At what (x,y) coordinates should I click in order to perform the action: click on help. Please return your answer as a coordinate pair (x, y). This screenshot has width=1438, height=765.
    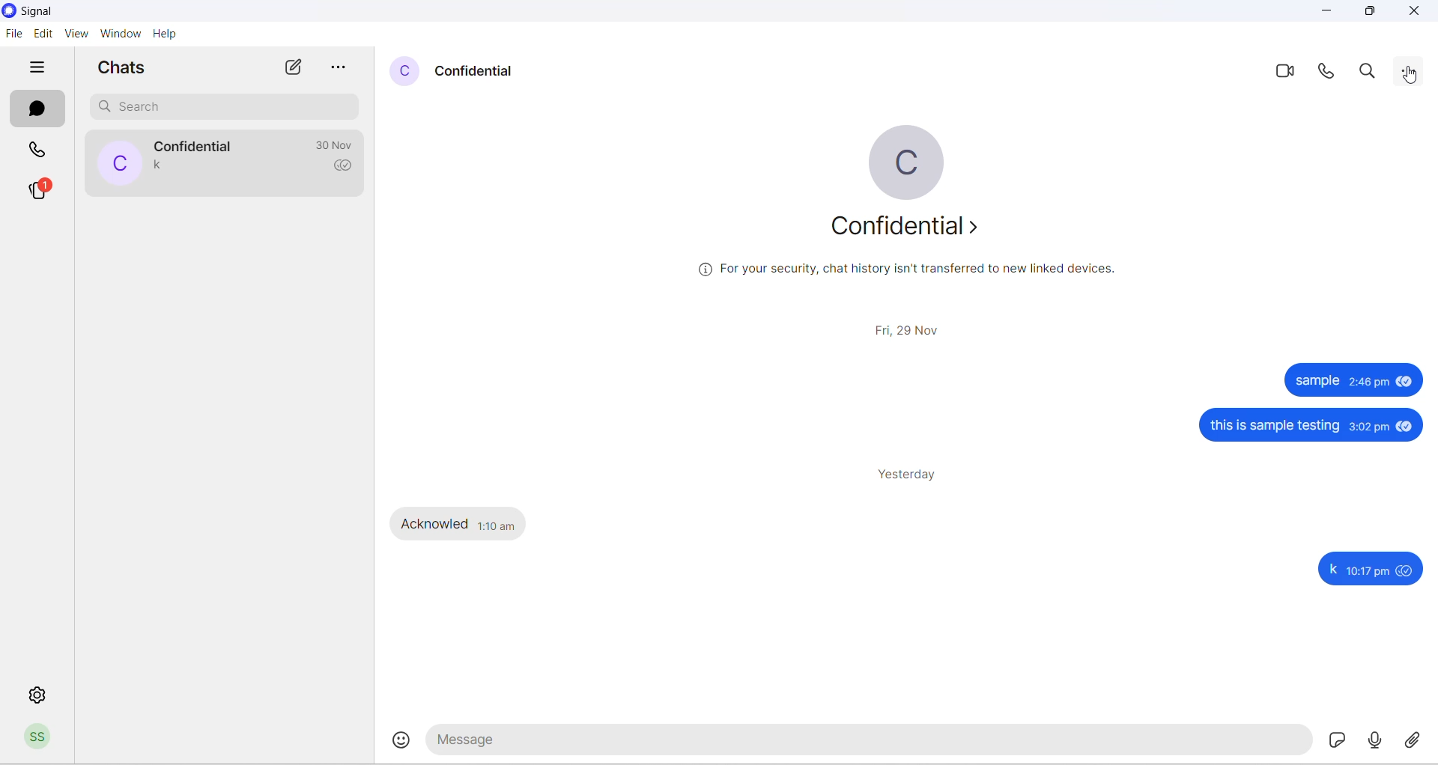
    Looking at the image, I should click on (170, 34).